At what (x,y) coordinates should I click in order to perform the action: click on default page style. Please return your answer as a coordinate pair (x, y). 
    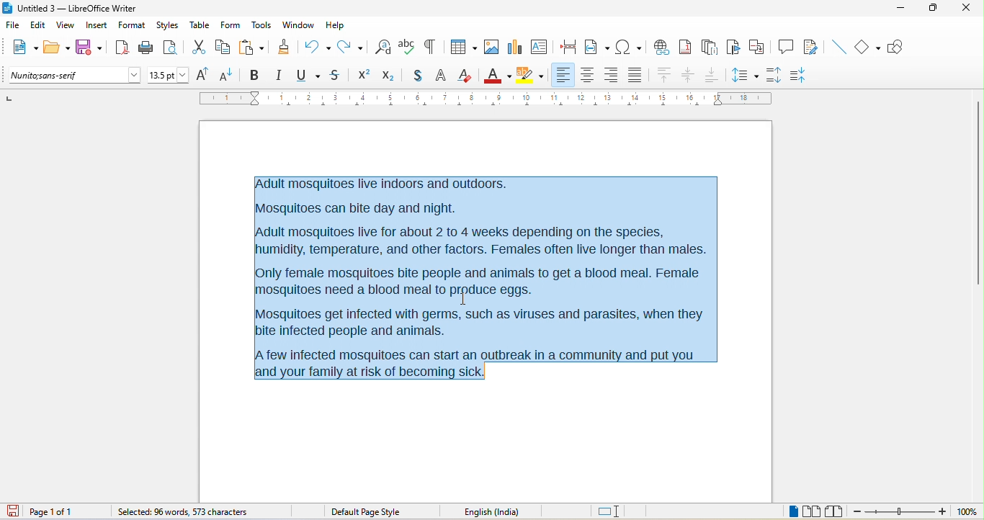
    Looking at the image, I should click on (367, 511).